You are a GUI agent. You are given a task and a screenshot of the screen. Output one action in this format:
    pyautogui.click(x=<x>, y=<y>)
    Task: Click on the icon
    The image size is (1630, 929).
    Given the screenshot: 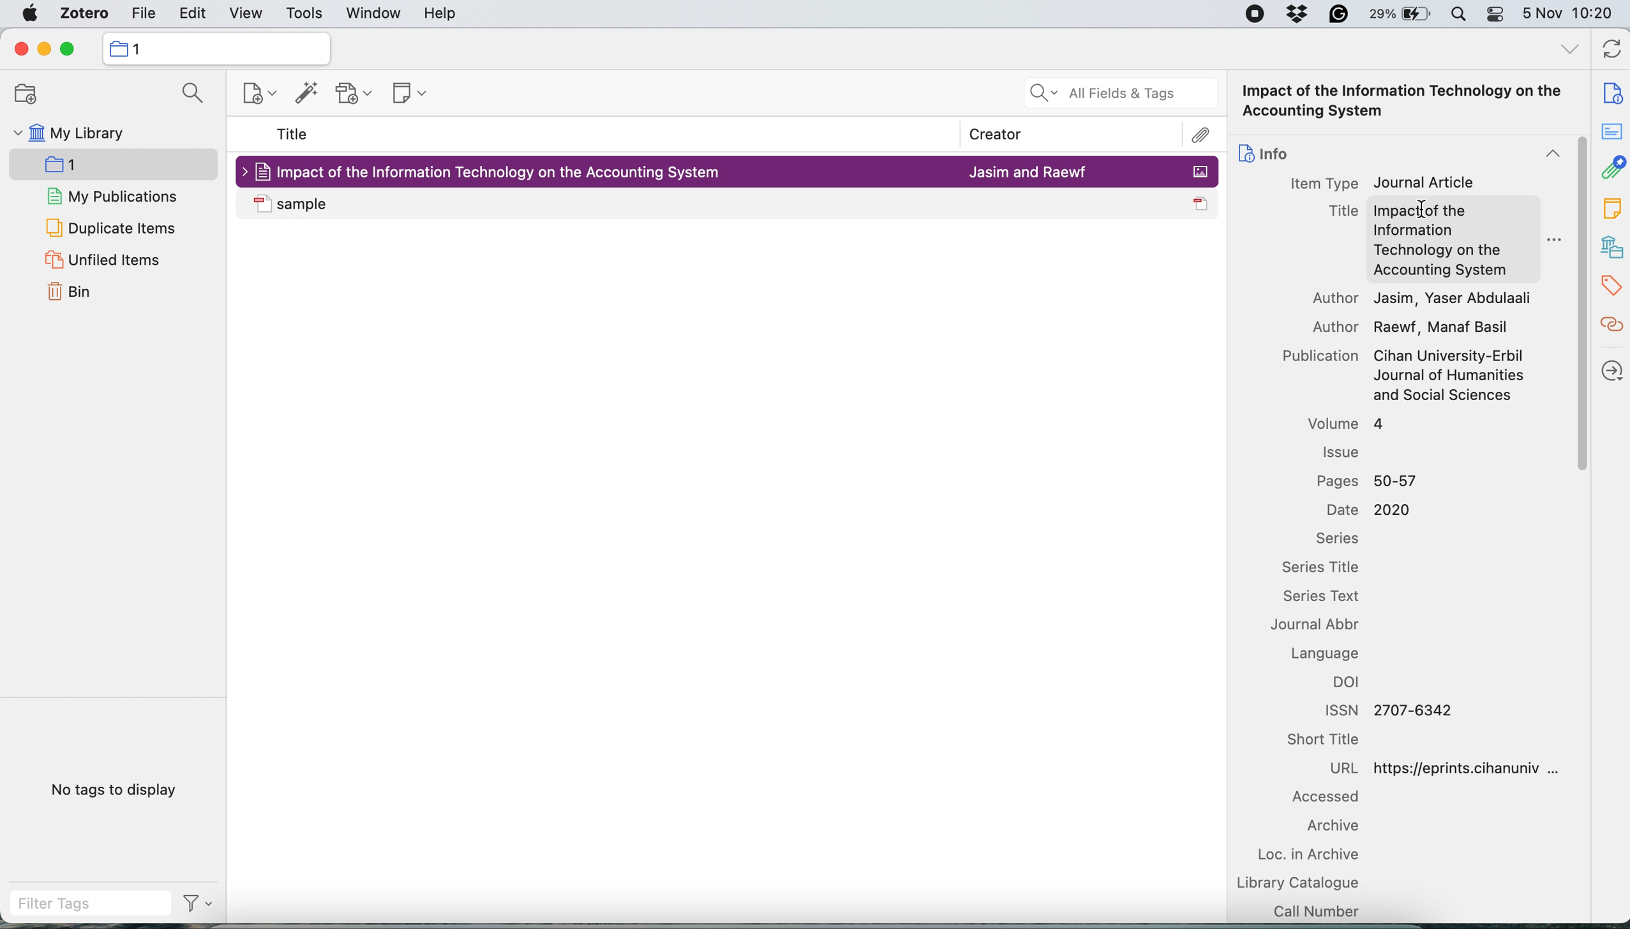 What is the action you would take?
    pyautogui.click(x=1202, y=203)
    